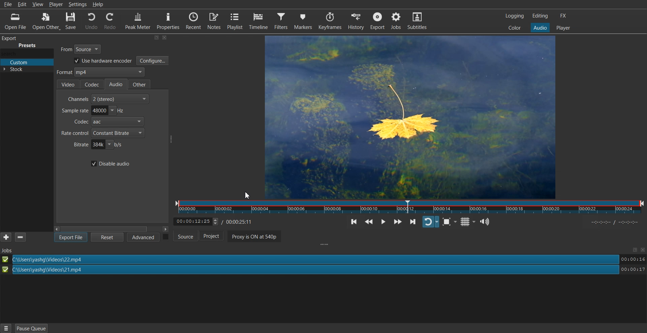 This screenshot has height=333, width=647. What do you see at coordinates (29, 45) in the screenshot?
I see `Presents` at bounding box center [29, 45].